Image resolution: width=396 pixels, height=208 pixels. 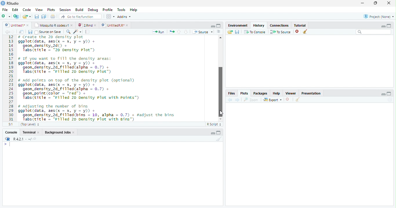 I want to click on code tool, so click(x=77, y=32).